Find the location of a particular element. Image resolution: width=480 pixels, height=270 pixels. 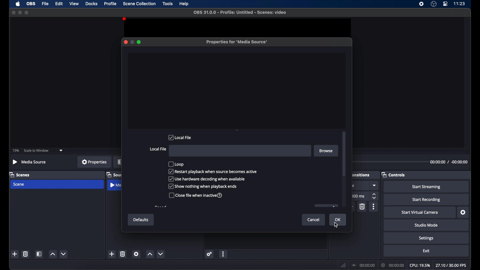

obs studio is located at coordinates (433, 4).